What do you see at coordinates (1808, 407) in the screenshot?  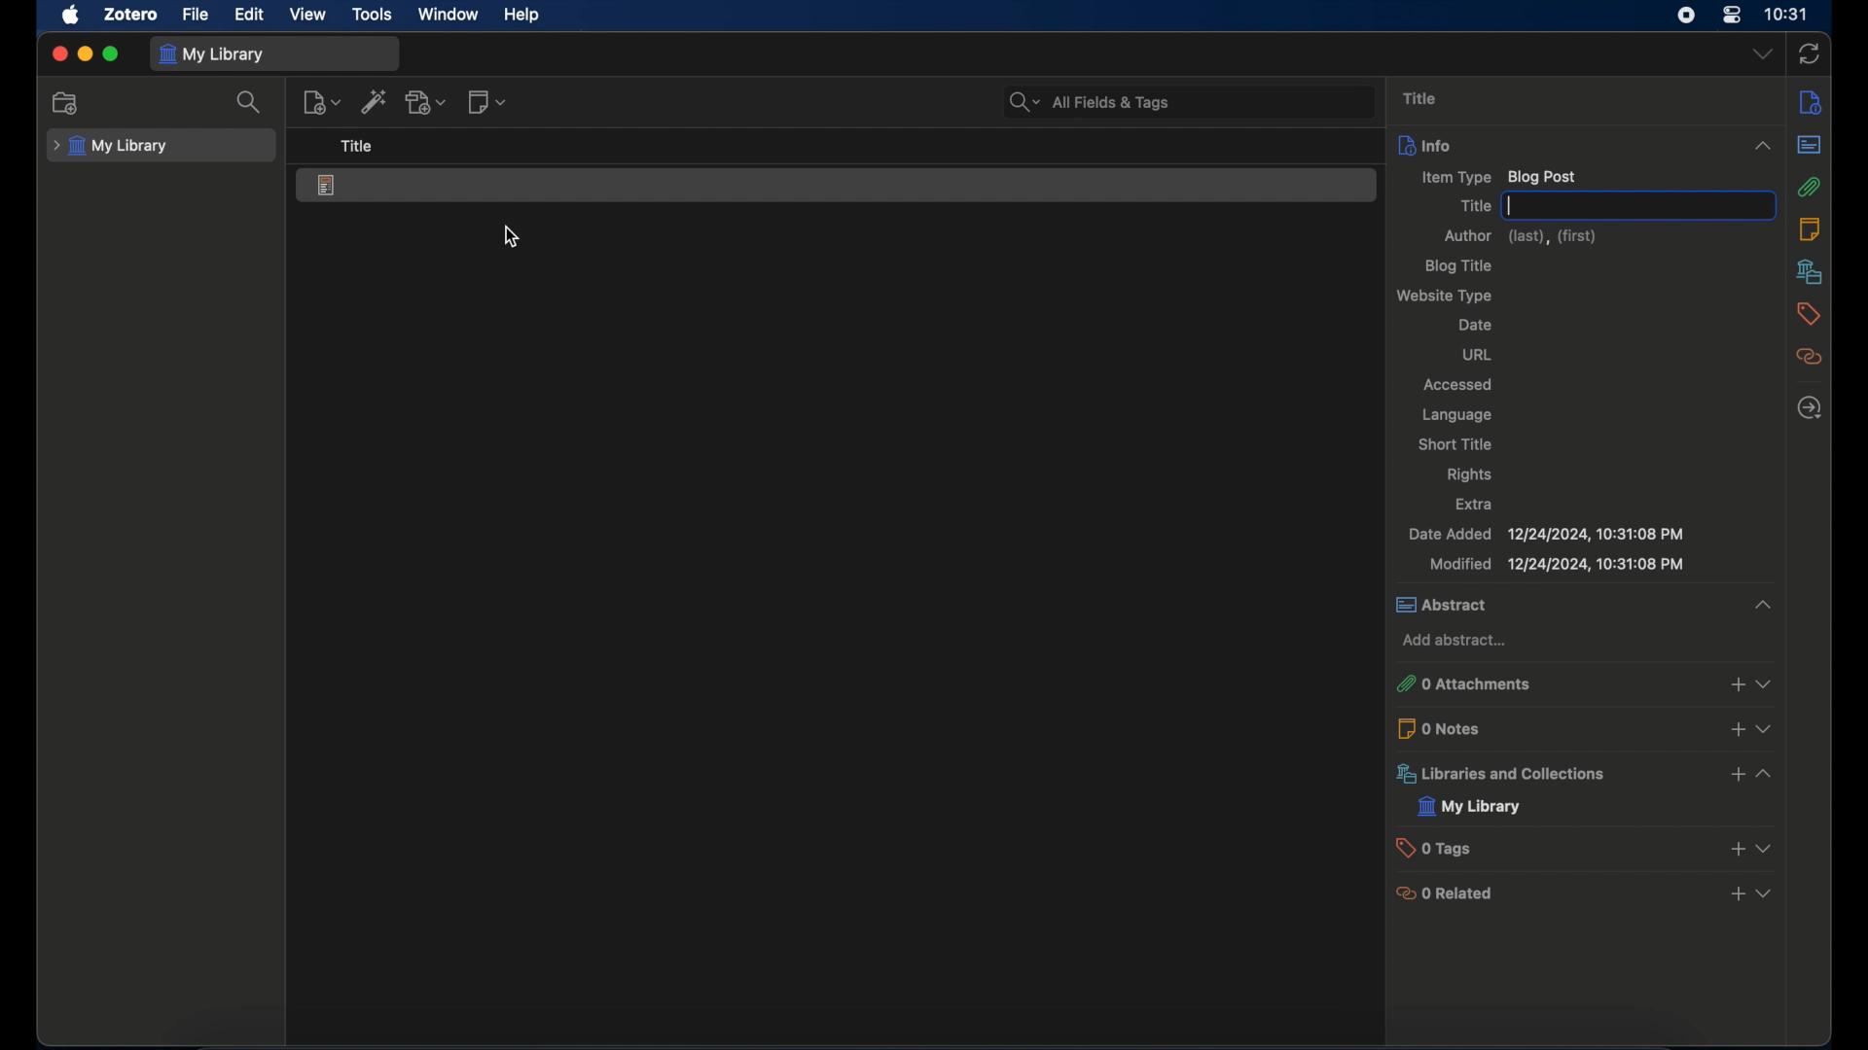 I see `locate` at bounding box center [1808, 407].